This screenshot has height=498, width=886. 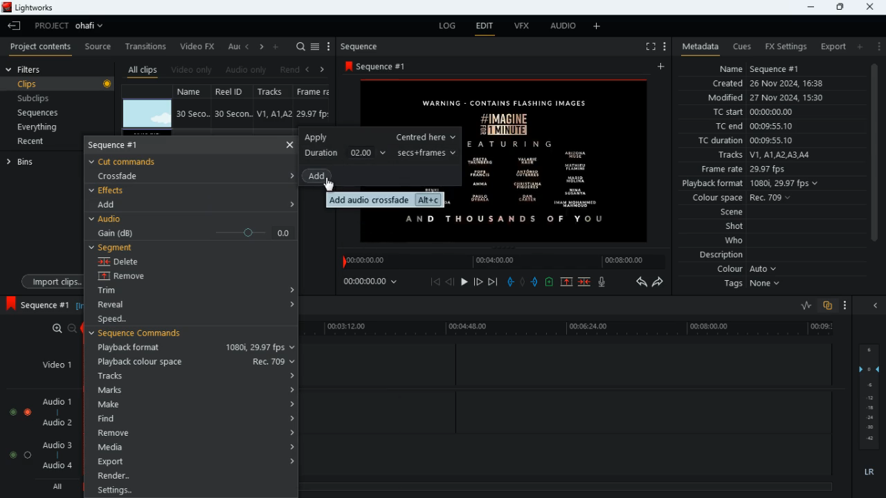 What do you see at coordinates (649, 47) in the screenshot?
I see `fullscreen` at bounding box center [649, 47].